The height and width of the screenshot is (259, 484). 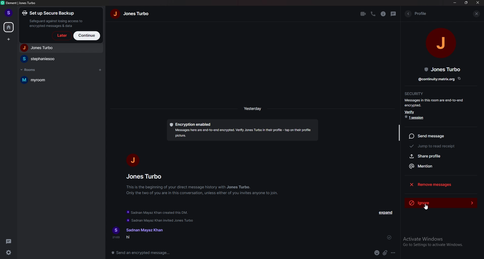 What do you see at coordinates (441, 184) in the screenshot?
I see `remove messages` at bounding box center [441, 184].